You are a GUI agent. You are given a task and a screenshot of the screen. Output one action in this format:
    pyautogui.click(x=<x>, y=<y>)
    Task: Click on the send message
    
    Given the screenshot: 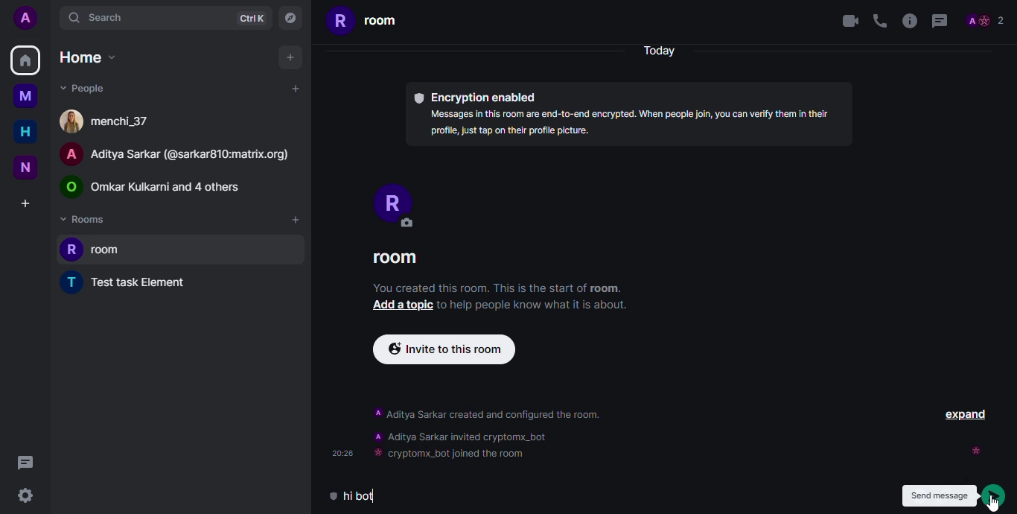 What is the action you would take?
    pyautogui.click(x=940, y=495)
    